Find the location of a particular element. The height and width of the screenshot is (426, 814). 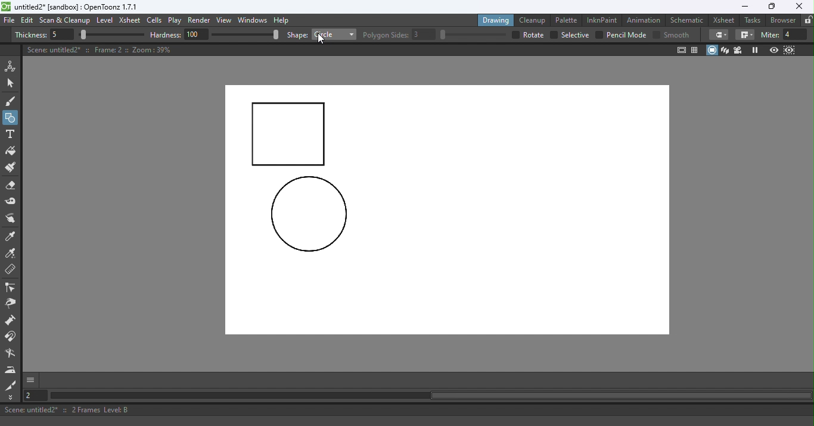

Play is located at coordinates (177, 21).